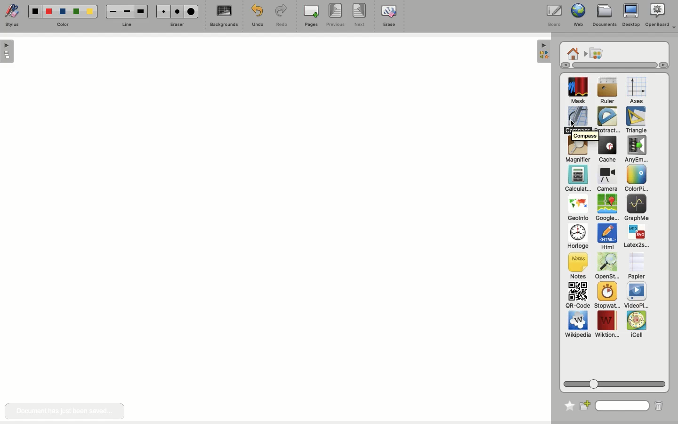 This screenshot has height=424, width=678. Describe the element at coordinates (661, 16) in the screenshot. I see `OpenBoard` at that location.